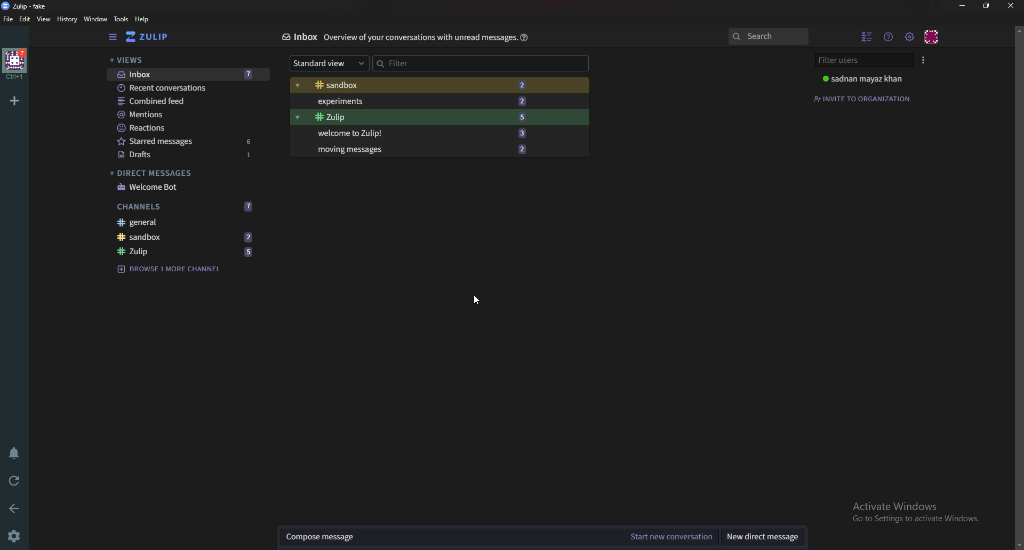 The height and width of the screenshot is (550, 1024). What do you see at coordinates (183, 87) in the screenshot?
I see `Recent conversations` at bounding box center [183, 87].